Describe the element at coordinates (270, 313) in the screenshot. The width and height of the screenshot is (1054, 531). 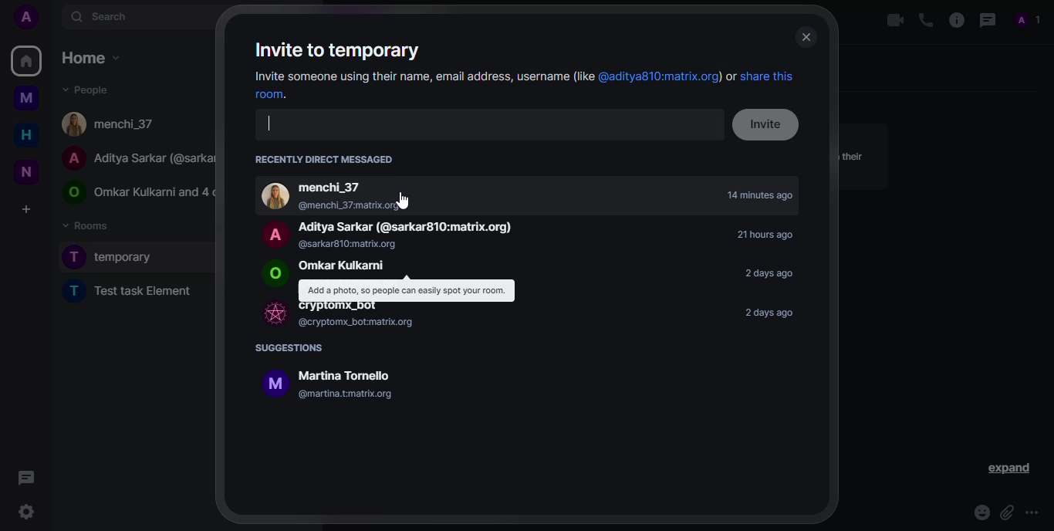
I see `bot` at that location.